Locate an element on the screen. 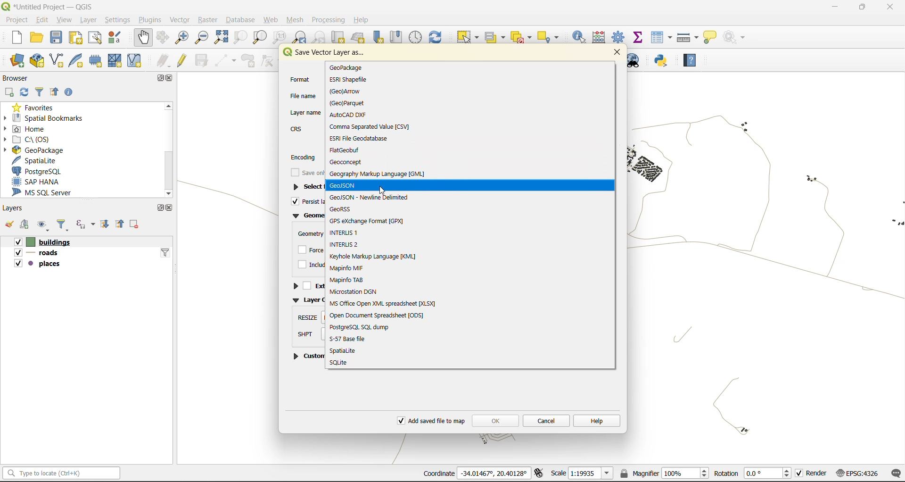 The height and width of the screenshot is (482, 905). filter by expression is located at coordinates (85, 225).